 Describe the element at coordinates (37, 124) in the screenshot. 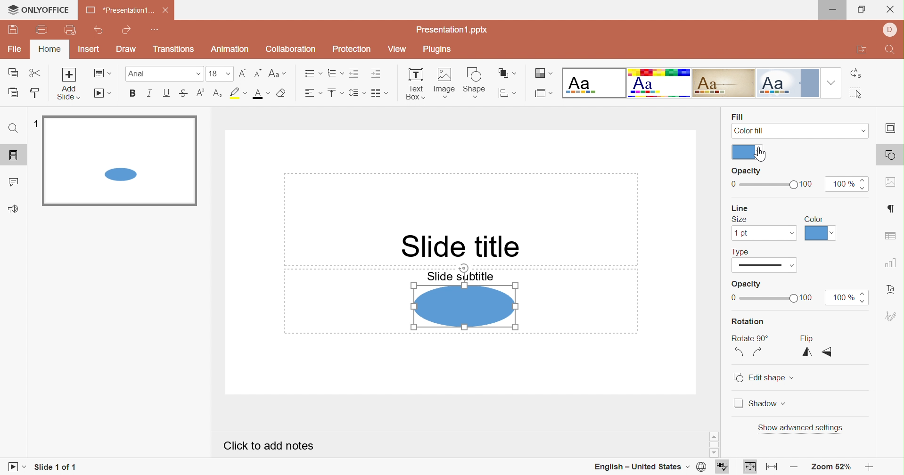

I see `1` at that location.